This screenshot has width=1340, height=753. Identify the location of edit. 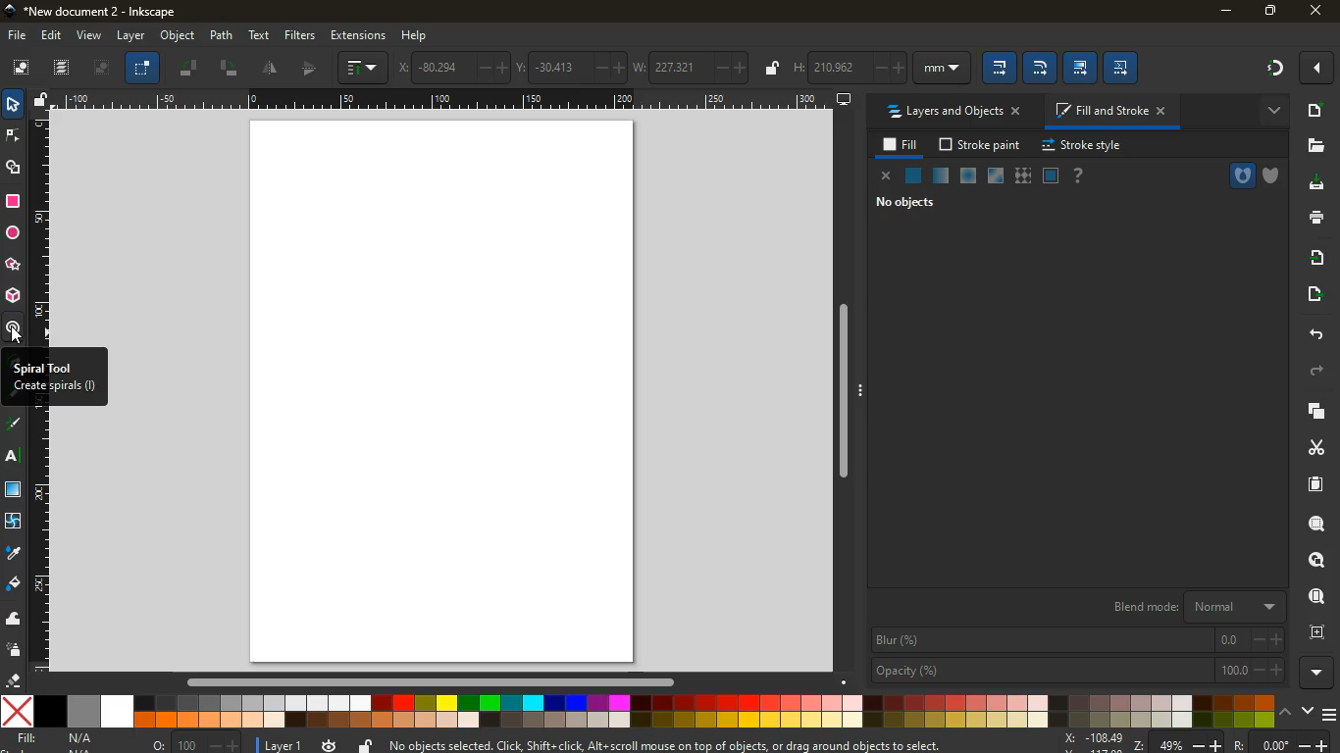
(1041, 67).